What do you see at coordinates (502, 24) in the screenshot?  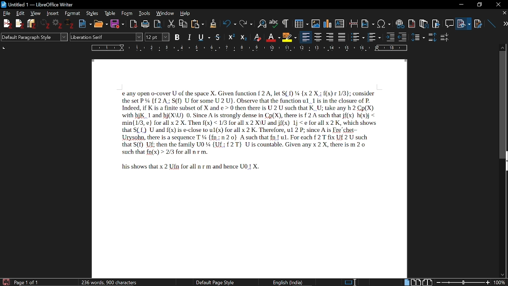 I see `next` at bounding box center [502, 24].